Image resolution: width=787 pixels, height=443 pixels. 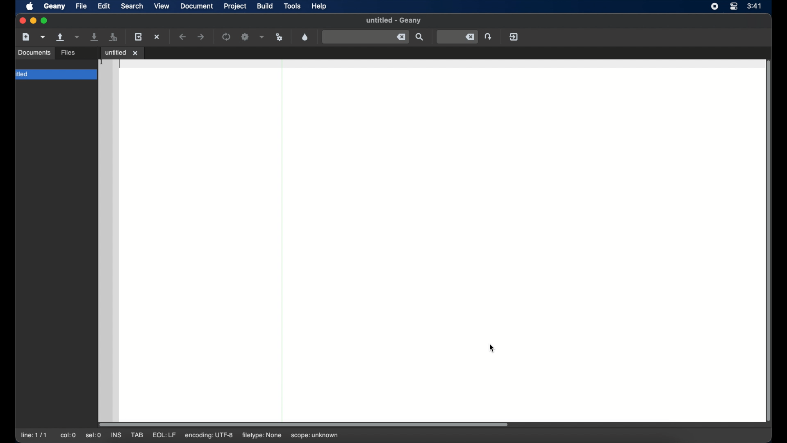 I want to click on scroll box, so click(x=305, y=423).